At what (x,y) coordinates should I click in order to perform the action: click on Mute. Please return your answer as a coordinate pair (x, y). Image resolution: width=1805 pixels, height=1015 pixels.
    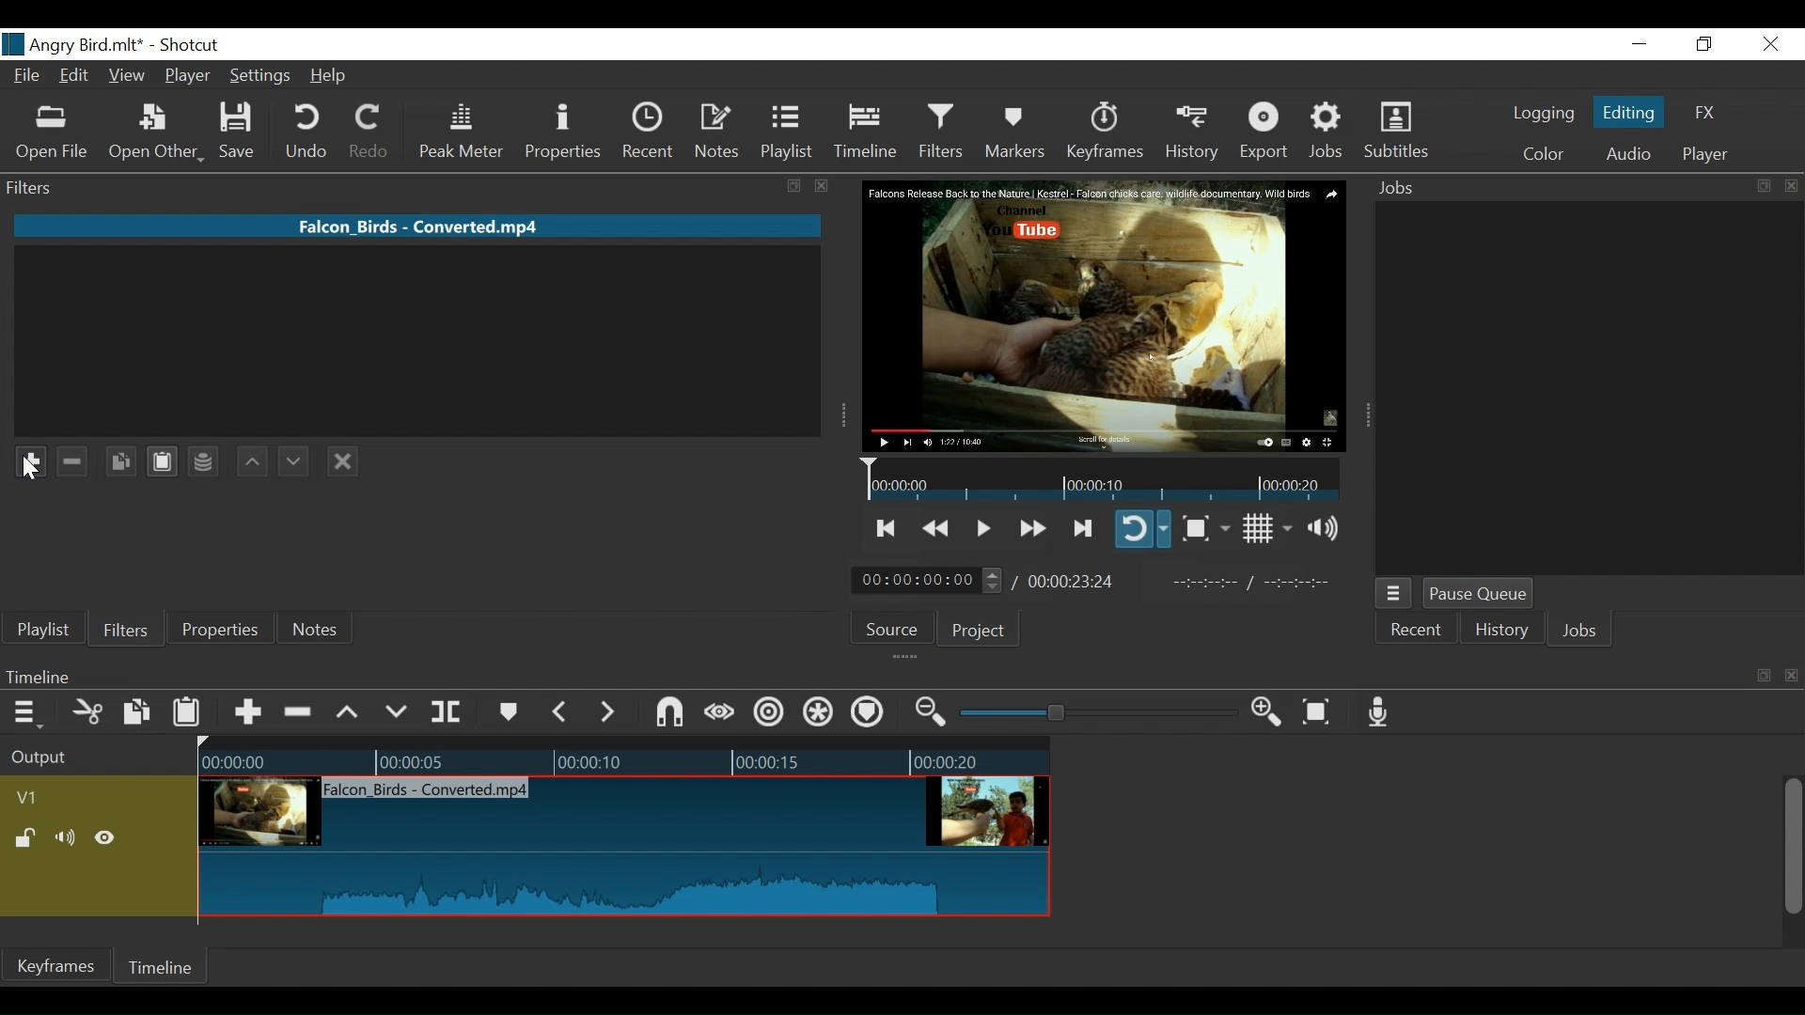
    Looking at the image, I should click on (69, 839).